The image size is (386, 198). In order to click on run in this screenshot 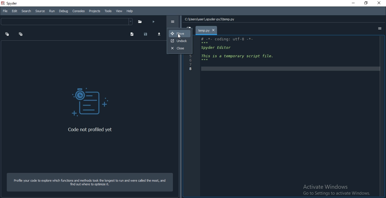, I will do `click(153, 22)`.